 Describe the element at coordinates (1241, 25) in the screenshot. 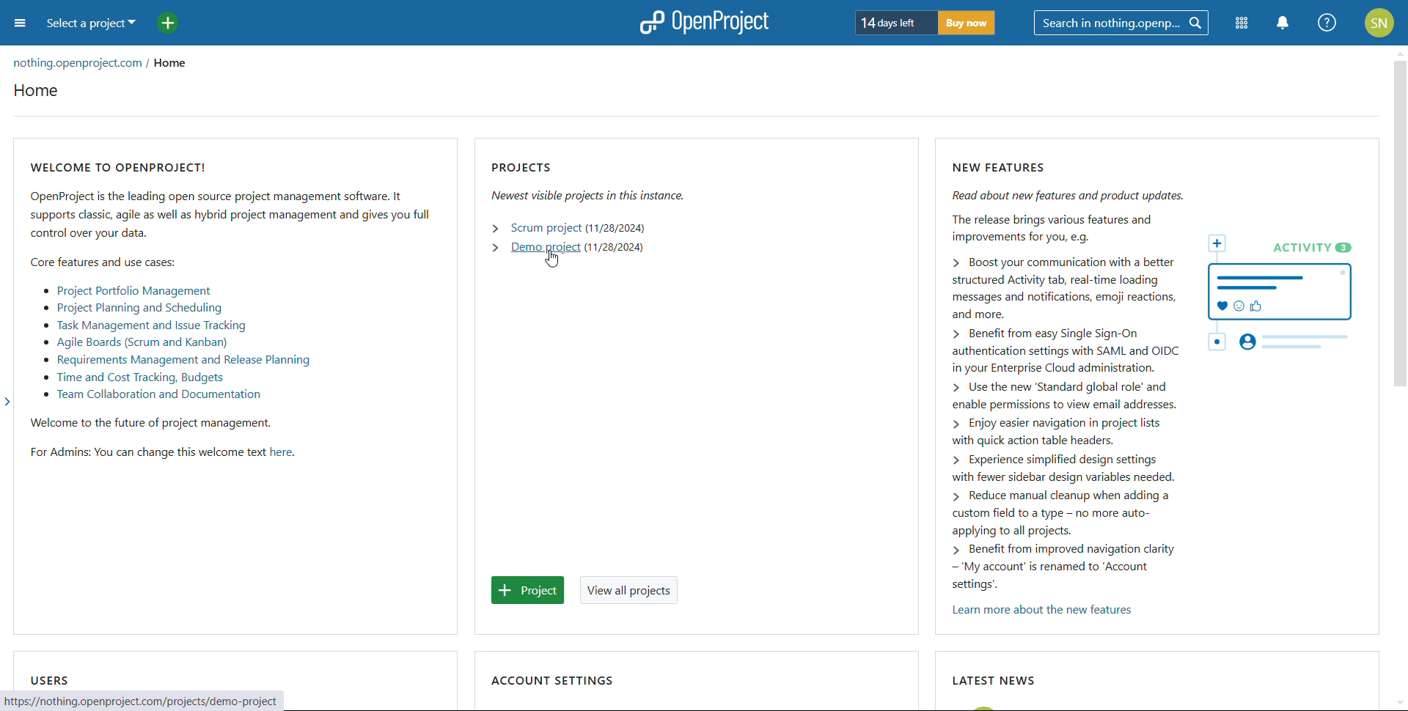

I see `modules` at that location.